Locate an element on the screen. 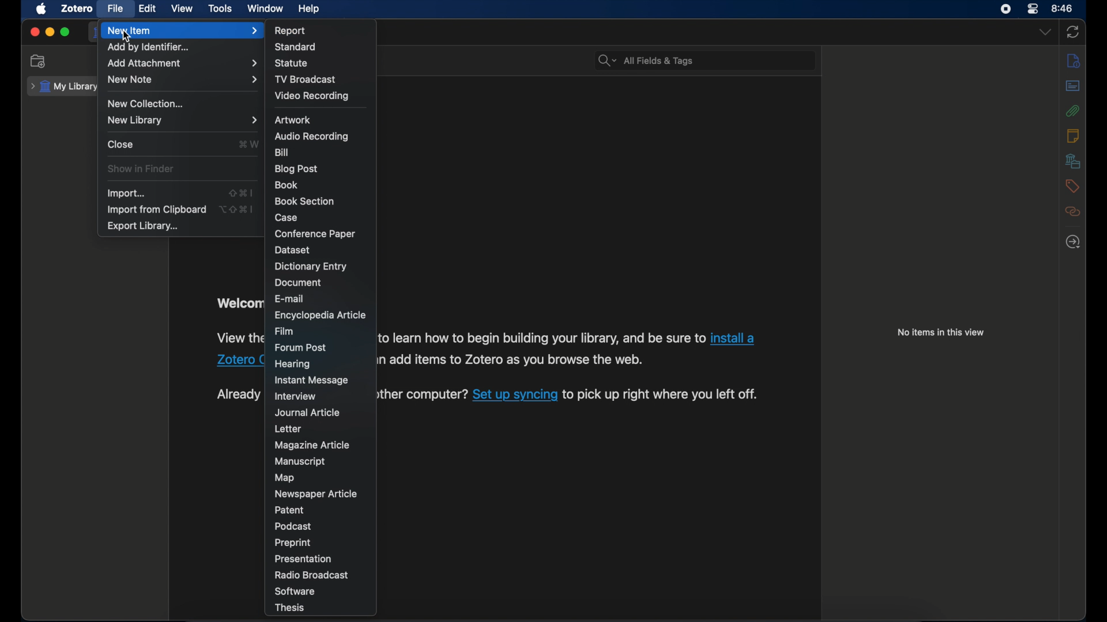 The image size is (1107, 622). text is located at coordinates (239, 395).